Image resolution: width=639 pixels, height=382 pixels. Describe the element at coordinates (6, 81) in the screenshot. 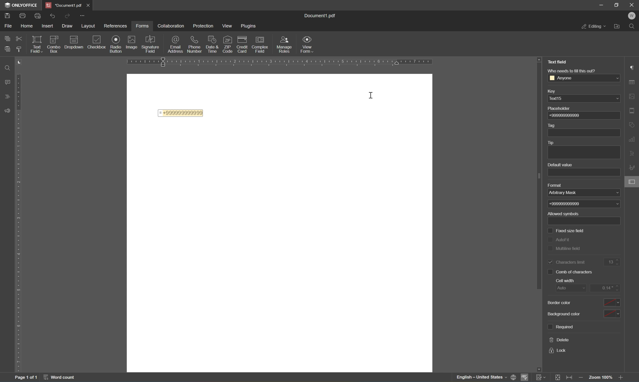

I see `comments` at that location.